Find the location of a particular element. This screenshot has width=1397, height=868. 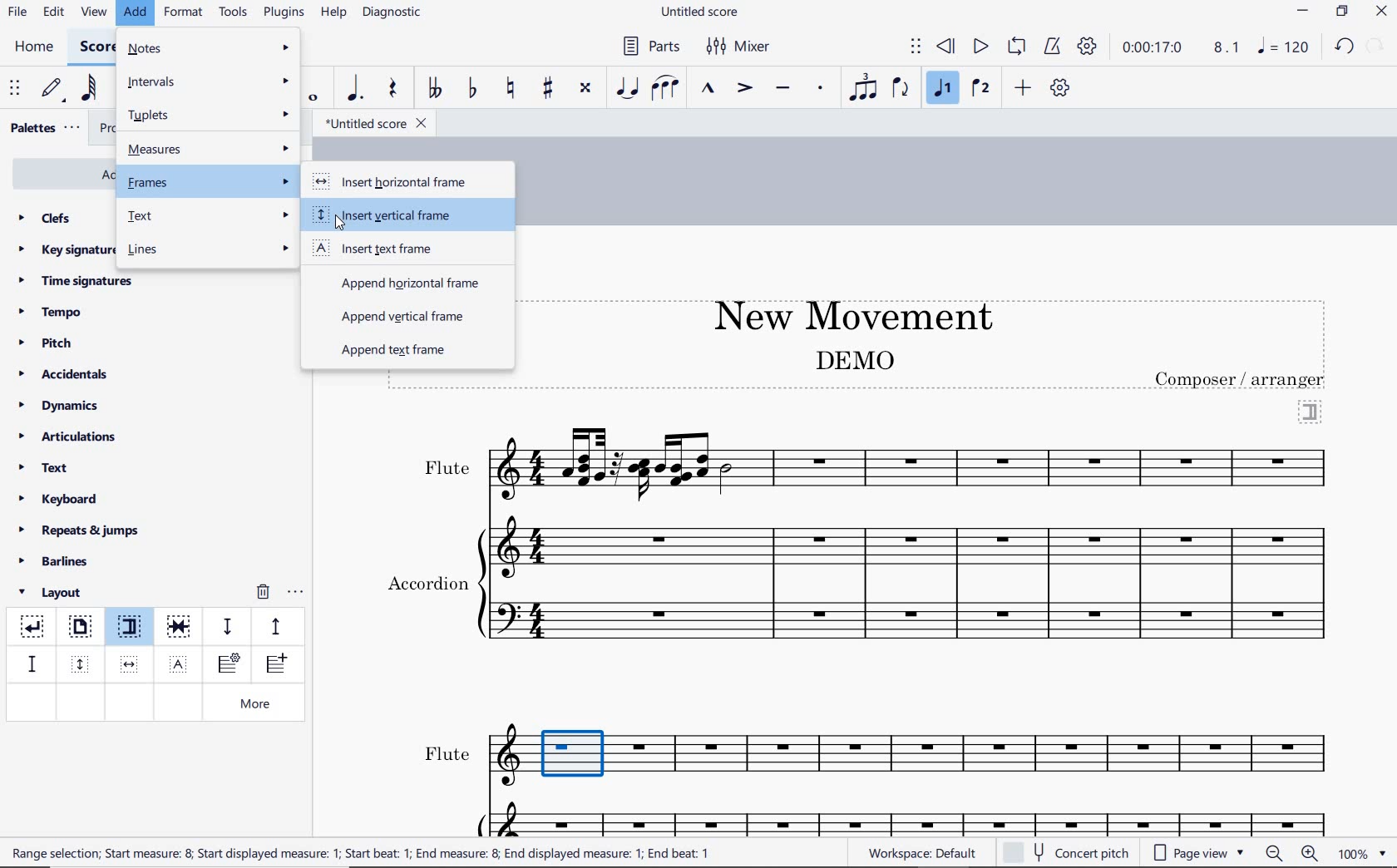

score is located at coordinates (96, 47).